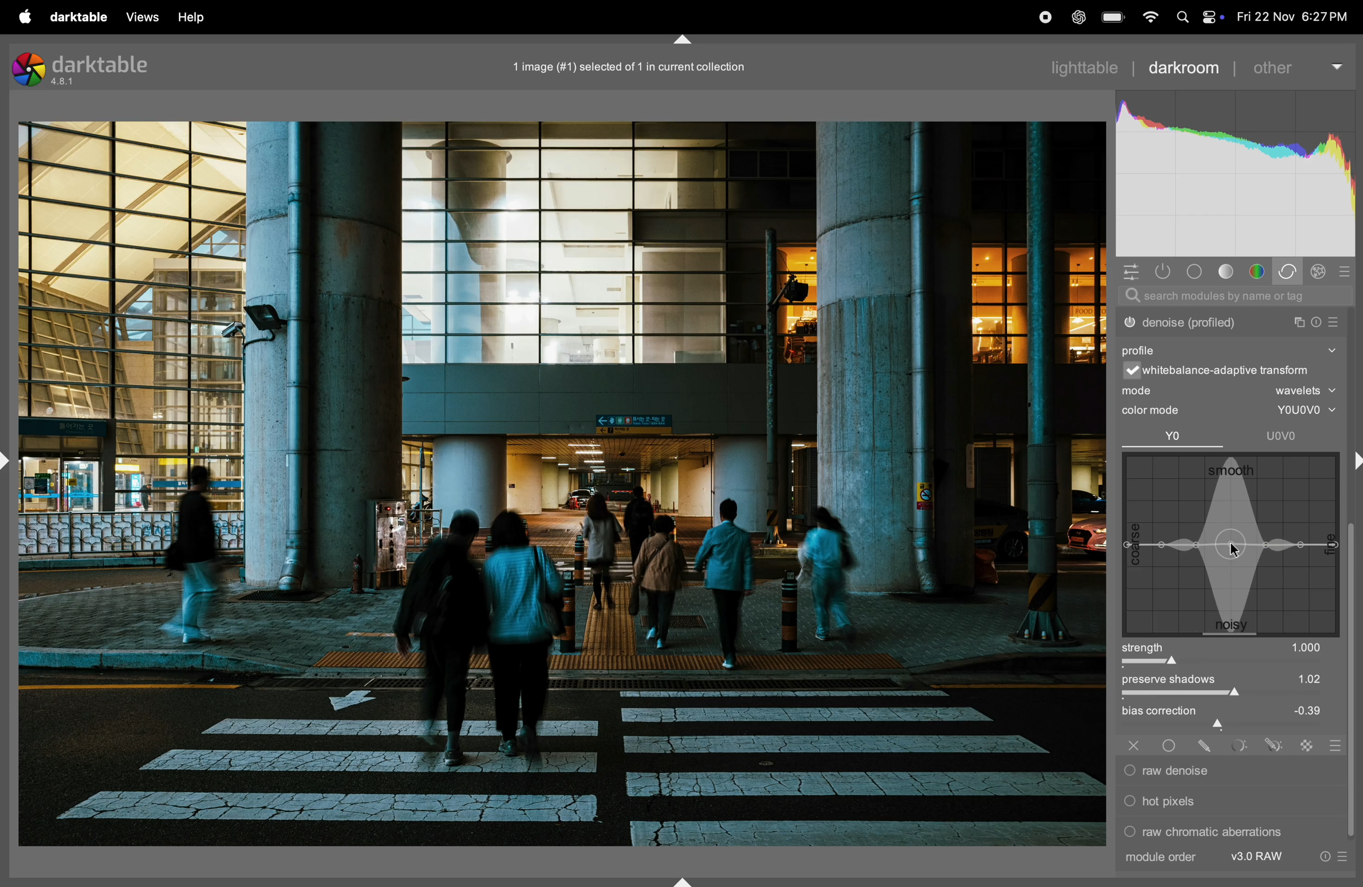 The image size is (1363, 887). I want to click on Image, so click(562, 485).